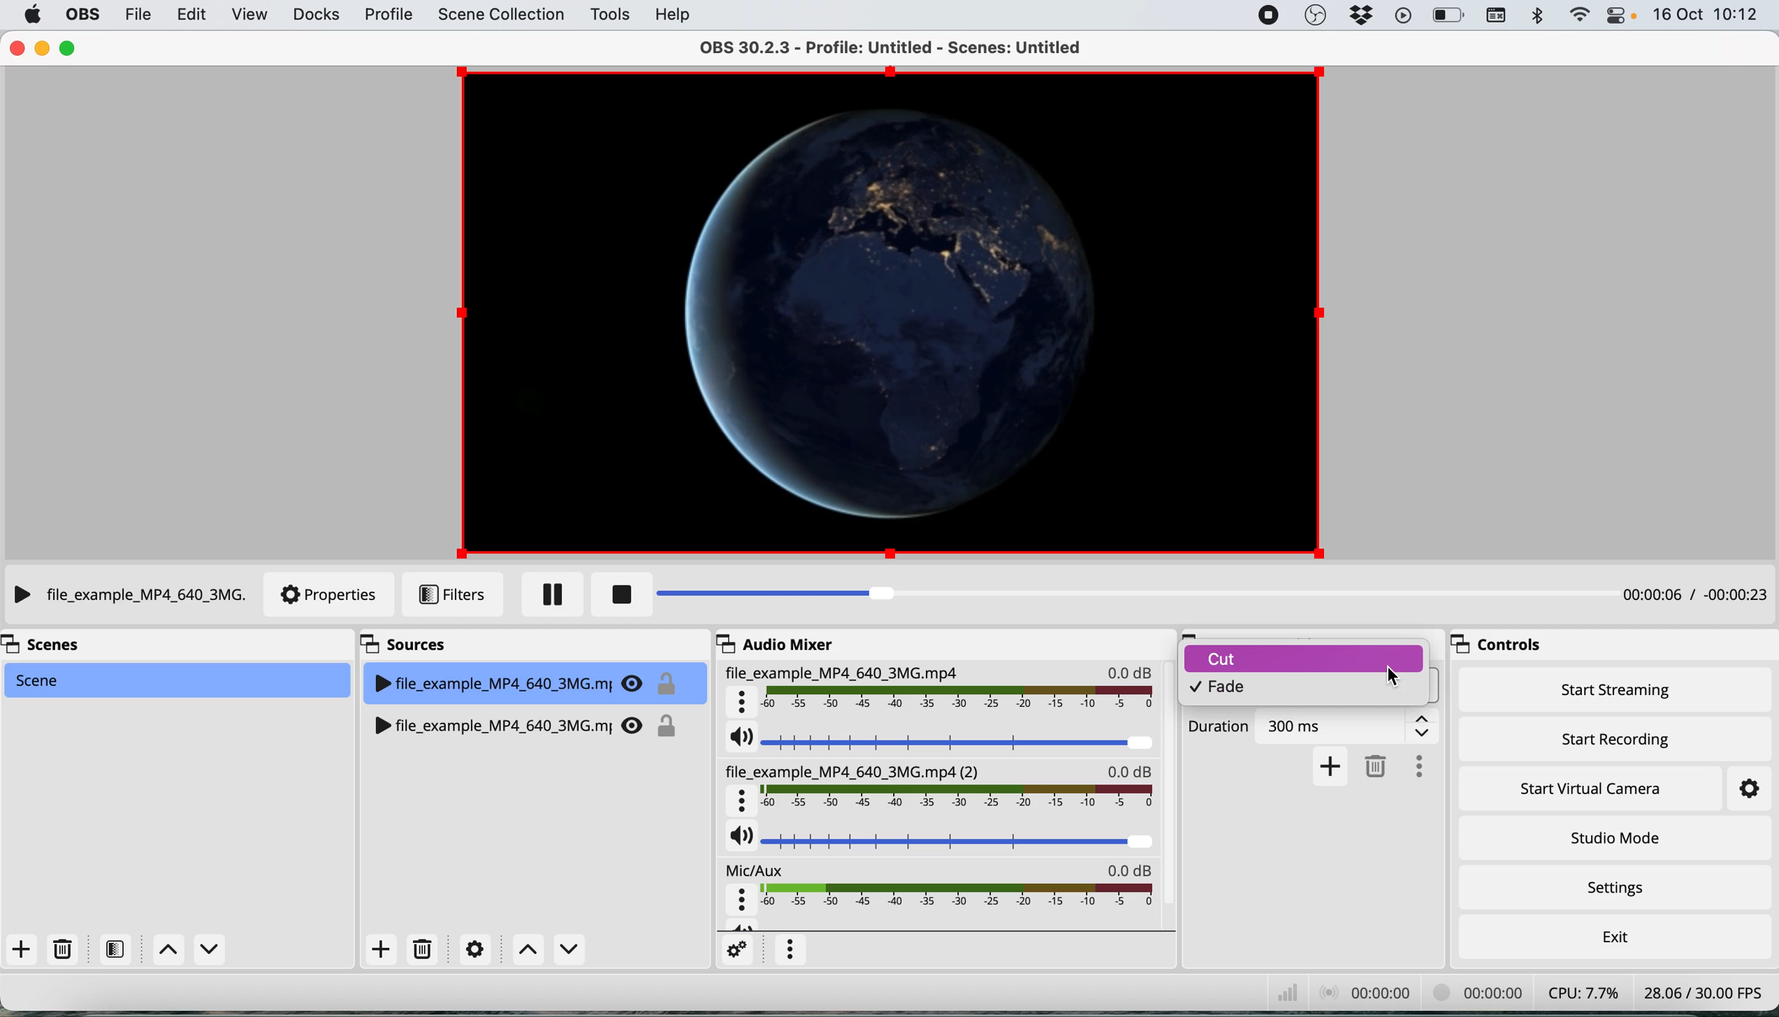 This screenshot has height=1017, width=1779. What do you see at coordinates (1309, 725) in the screenshot?
I see `Duration 300ms` at bounding box center [1309, 725].